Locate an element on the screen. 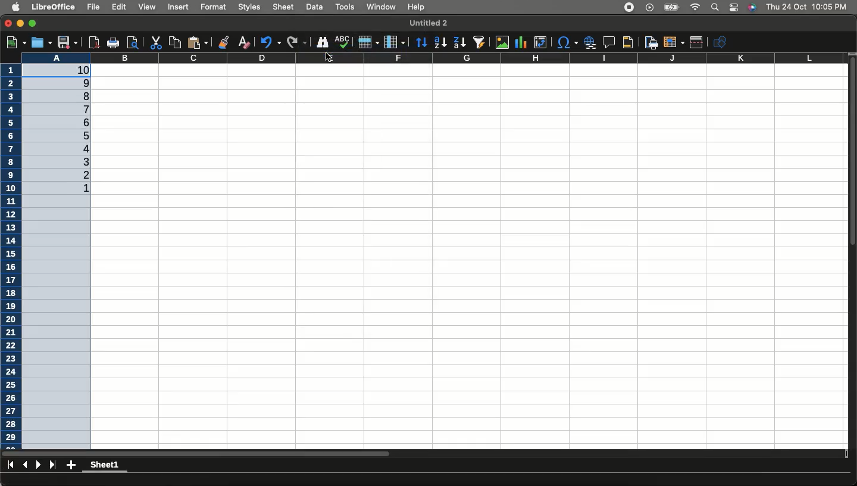 This screenshot has height=486, width=857. Data clicked is located at coordinates (315, 7).